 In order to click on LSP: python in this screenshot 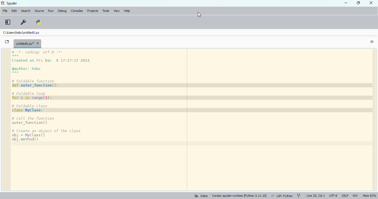, I will do `click(282, 196)`.